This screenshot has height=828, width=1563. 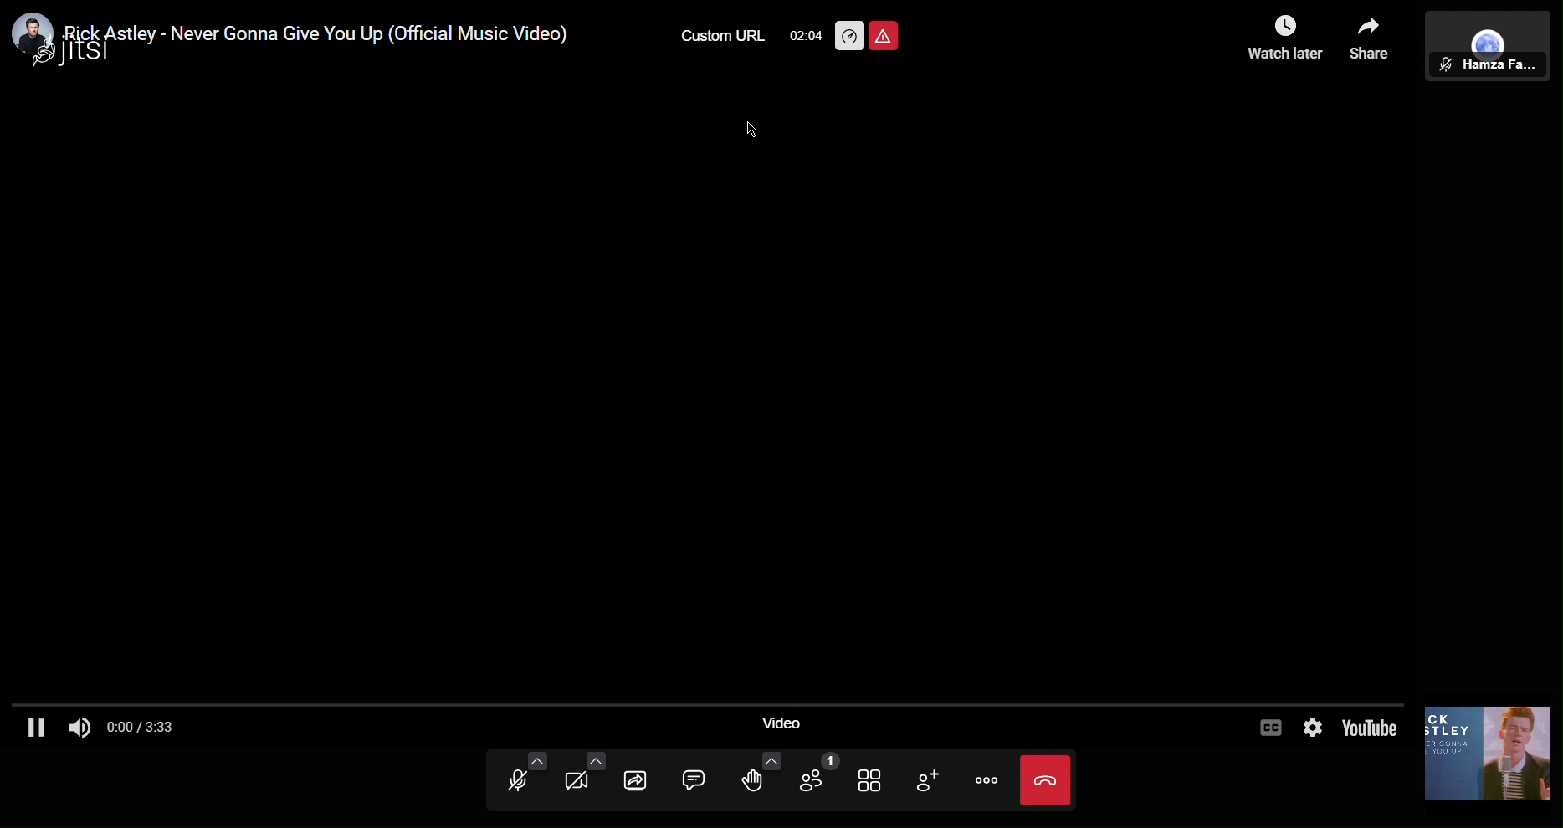 What do you see at coordinates (300, 39) in the screenshot?
I see `ideo title` at bounding box center [300, 39].